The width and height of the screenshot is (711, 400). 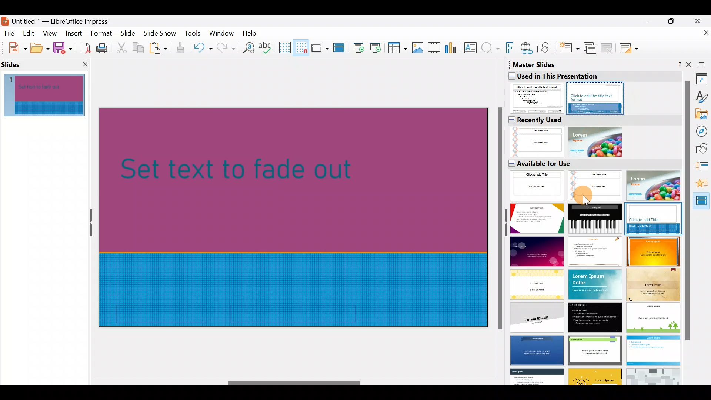 What do you see at coordinates (419, 48) in the screenshot?
I see `Insert image` at bounding box center [419, 48].